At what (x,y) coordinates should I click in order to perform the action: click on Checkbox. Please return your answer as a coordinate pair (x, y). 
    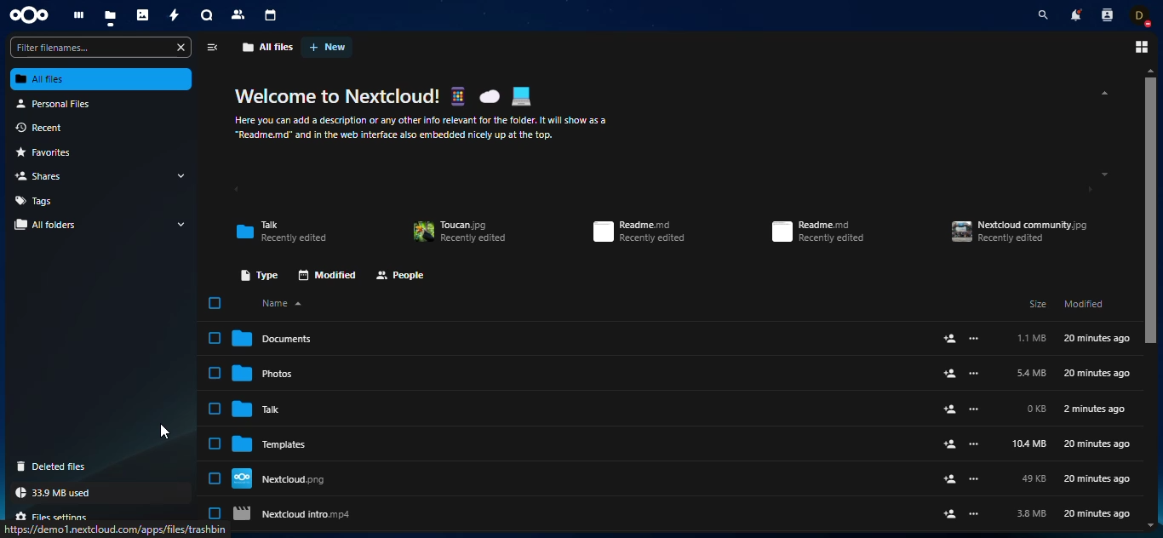
    Looking at the image, I should click on (213, 512).